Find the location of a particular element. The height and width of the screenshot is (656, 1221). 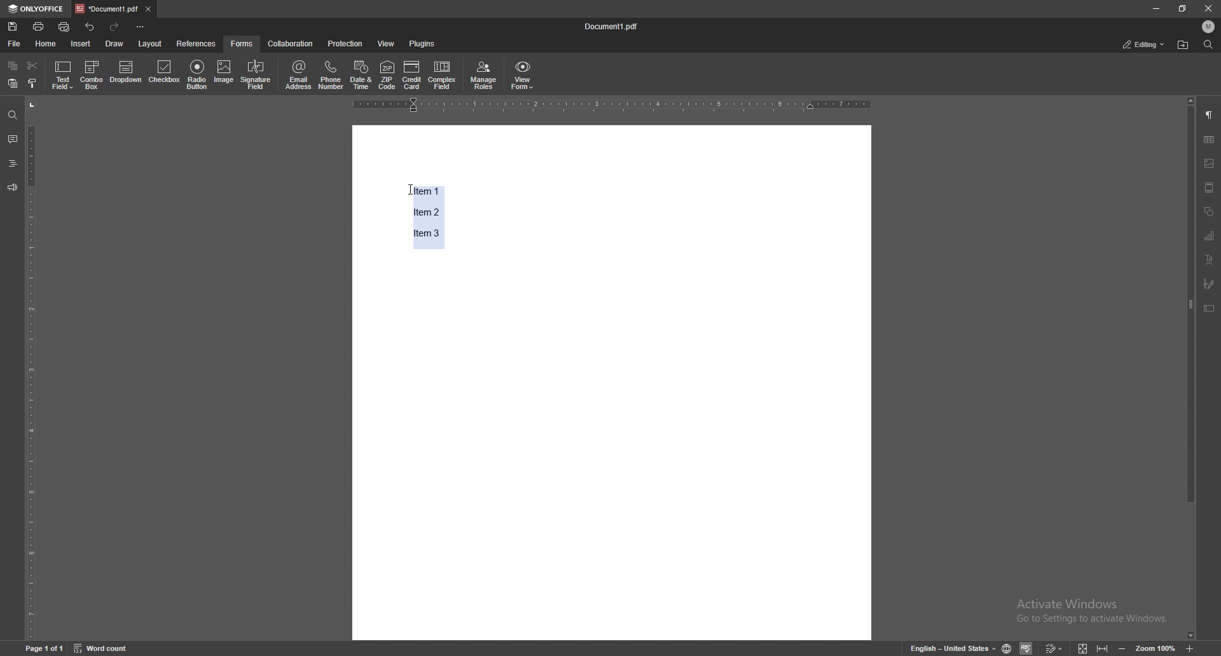

file name is located at coordinates (613, 25).